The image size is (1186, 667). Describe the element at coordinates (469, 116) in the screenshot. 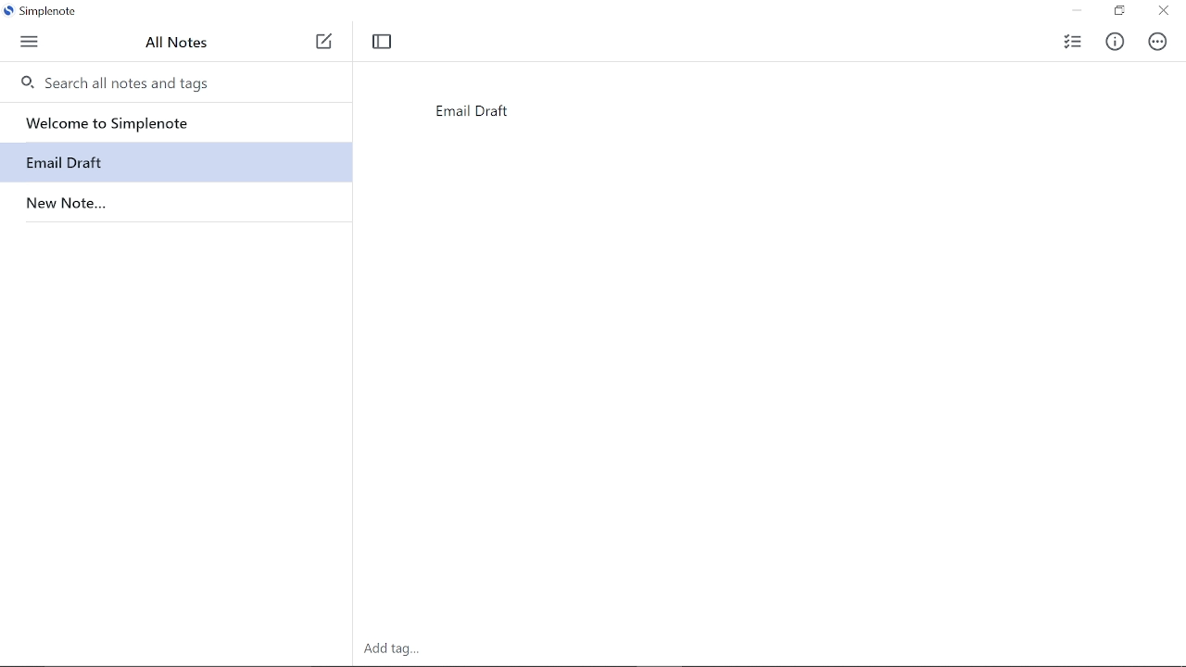

I see `Note title "Email Draft"` at that location.